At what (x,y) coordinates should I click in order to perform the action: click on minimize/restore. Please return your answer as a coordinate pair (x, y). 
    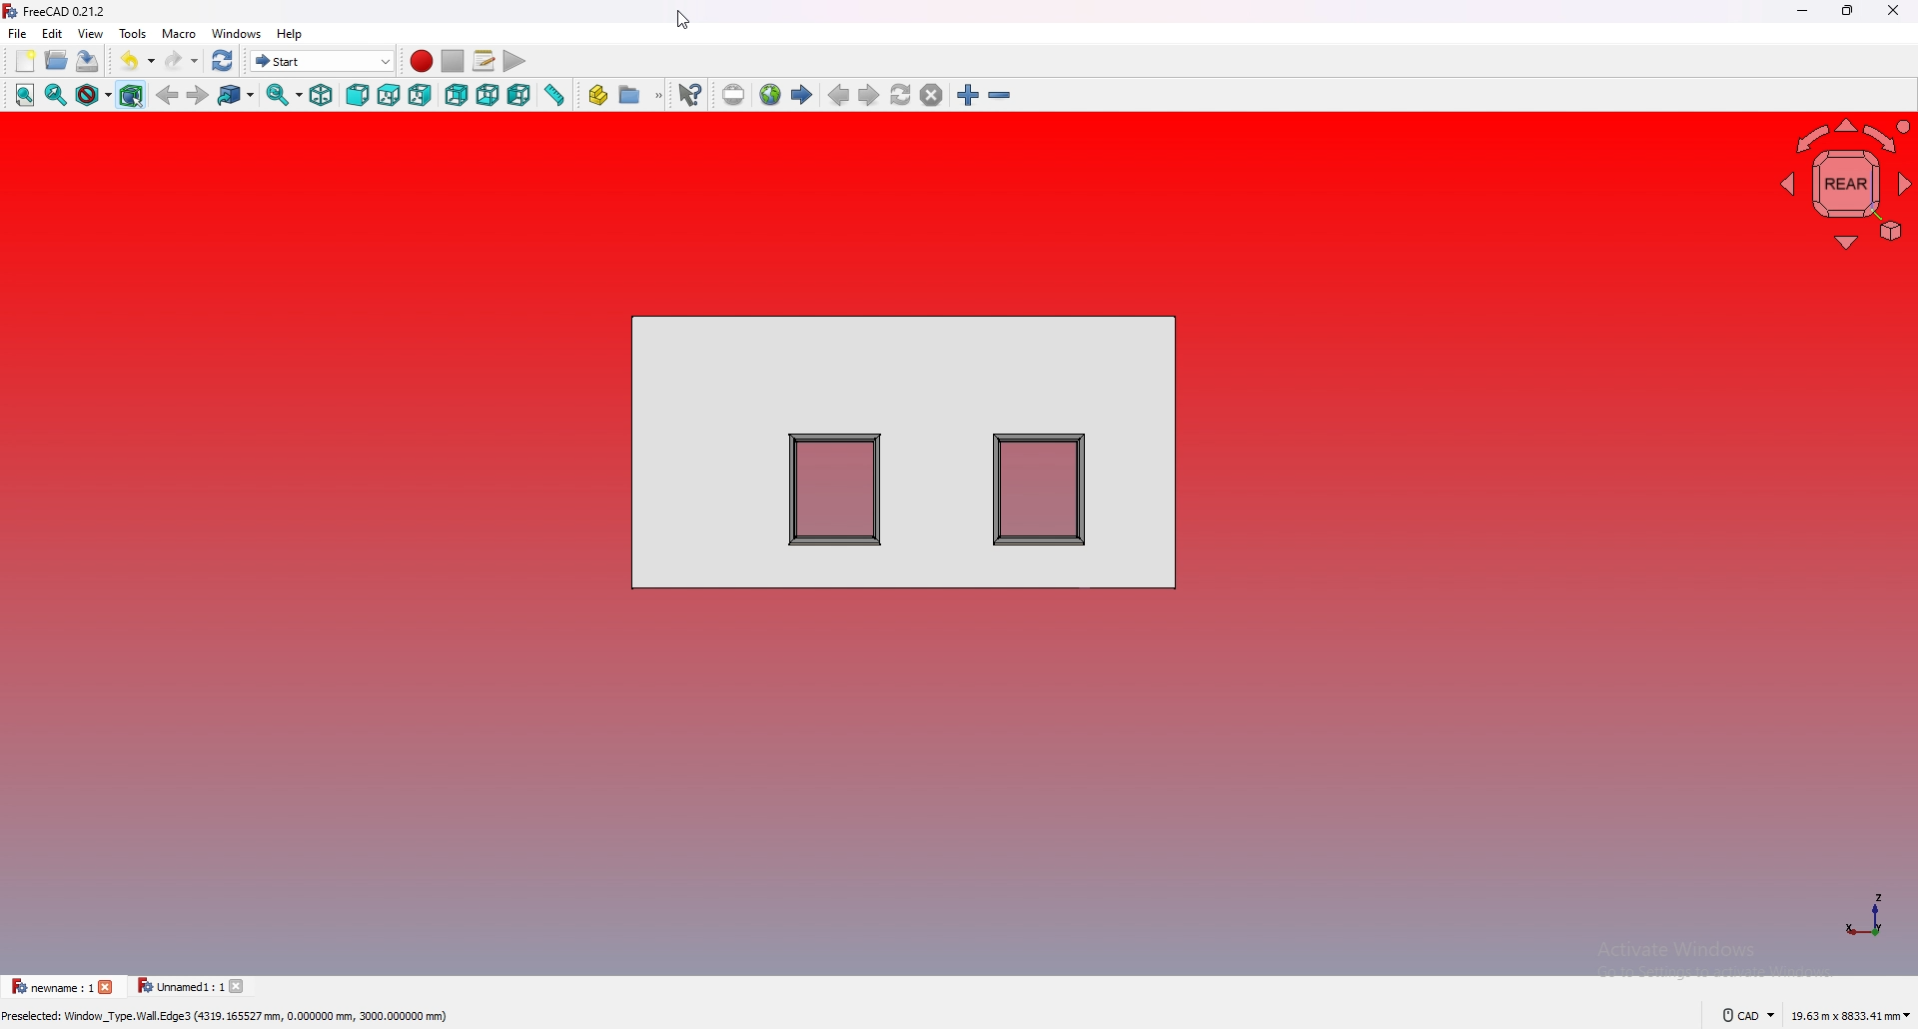
    Looking at the image, I should click on (1850, 10).